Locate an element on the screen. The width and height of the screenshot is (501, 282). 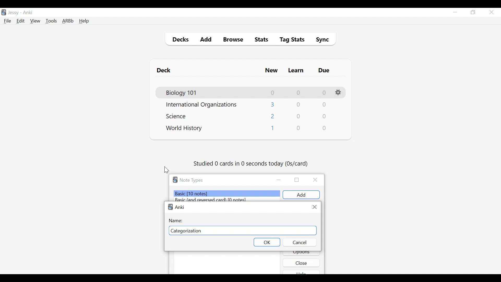
Learn Card Count is located at coordinates (299, 116).